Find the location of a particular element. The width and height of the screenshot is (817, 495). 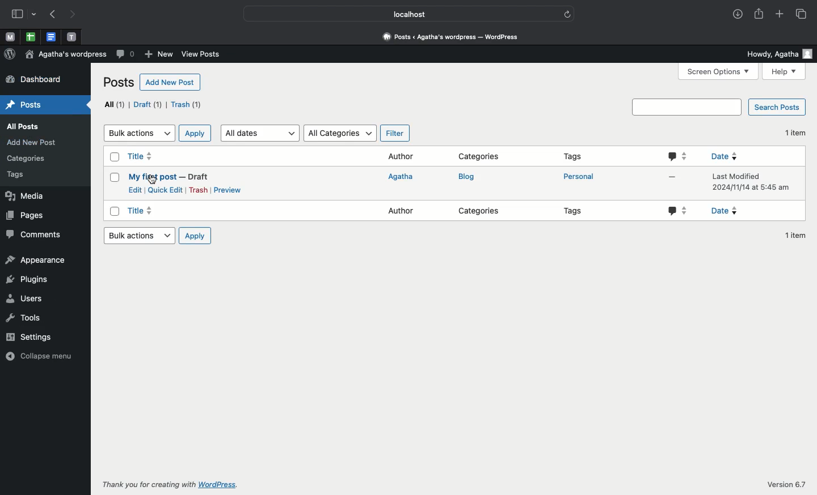

New is located at coordinates (159, 54).